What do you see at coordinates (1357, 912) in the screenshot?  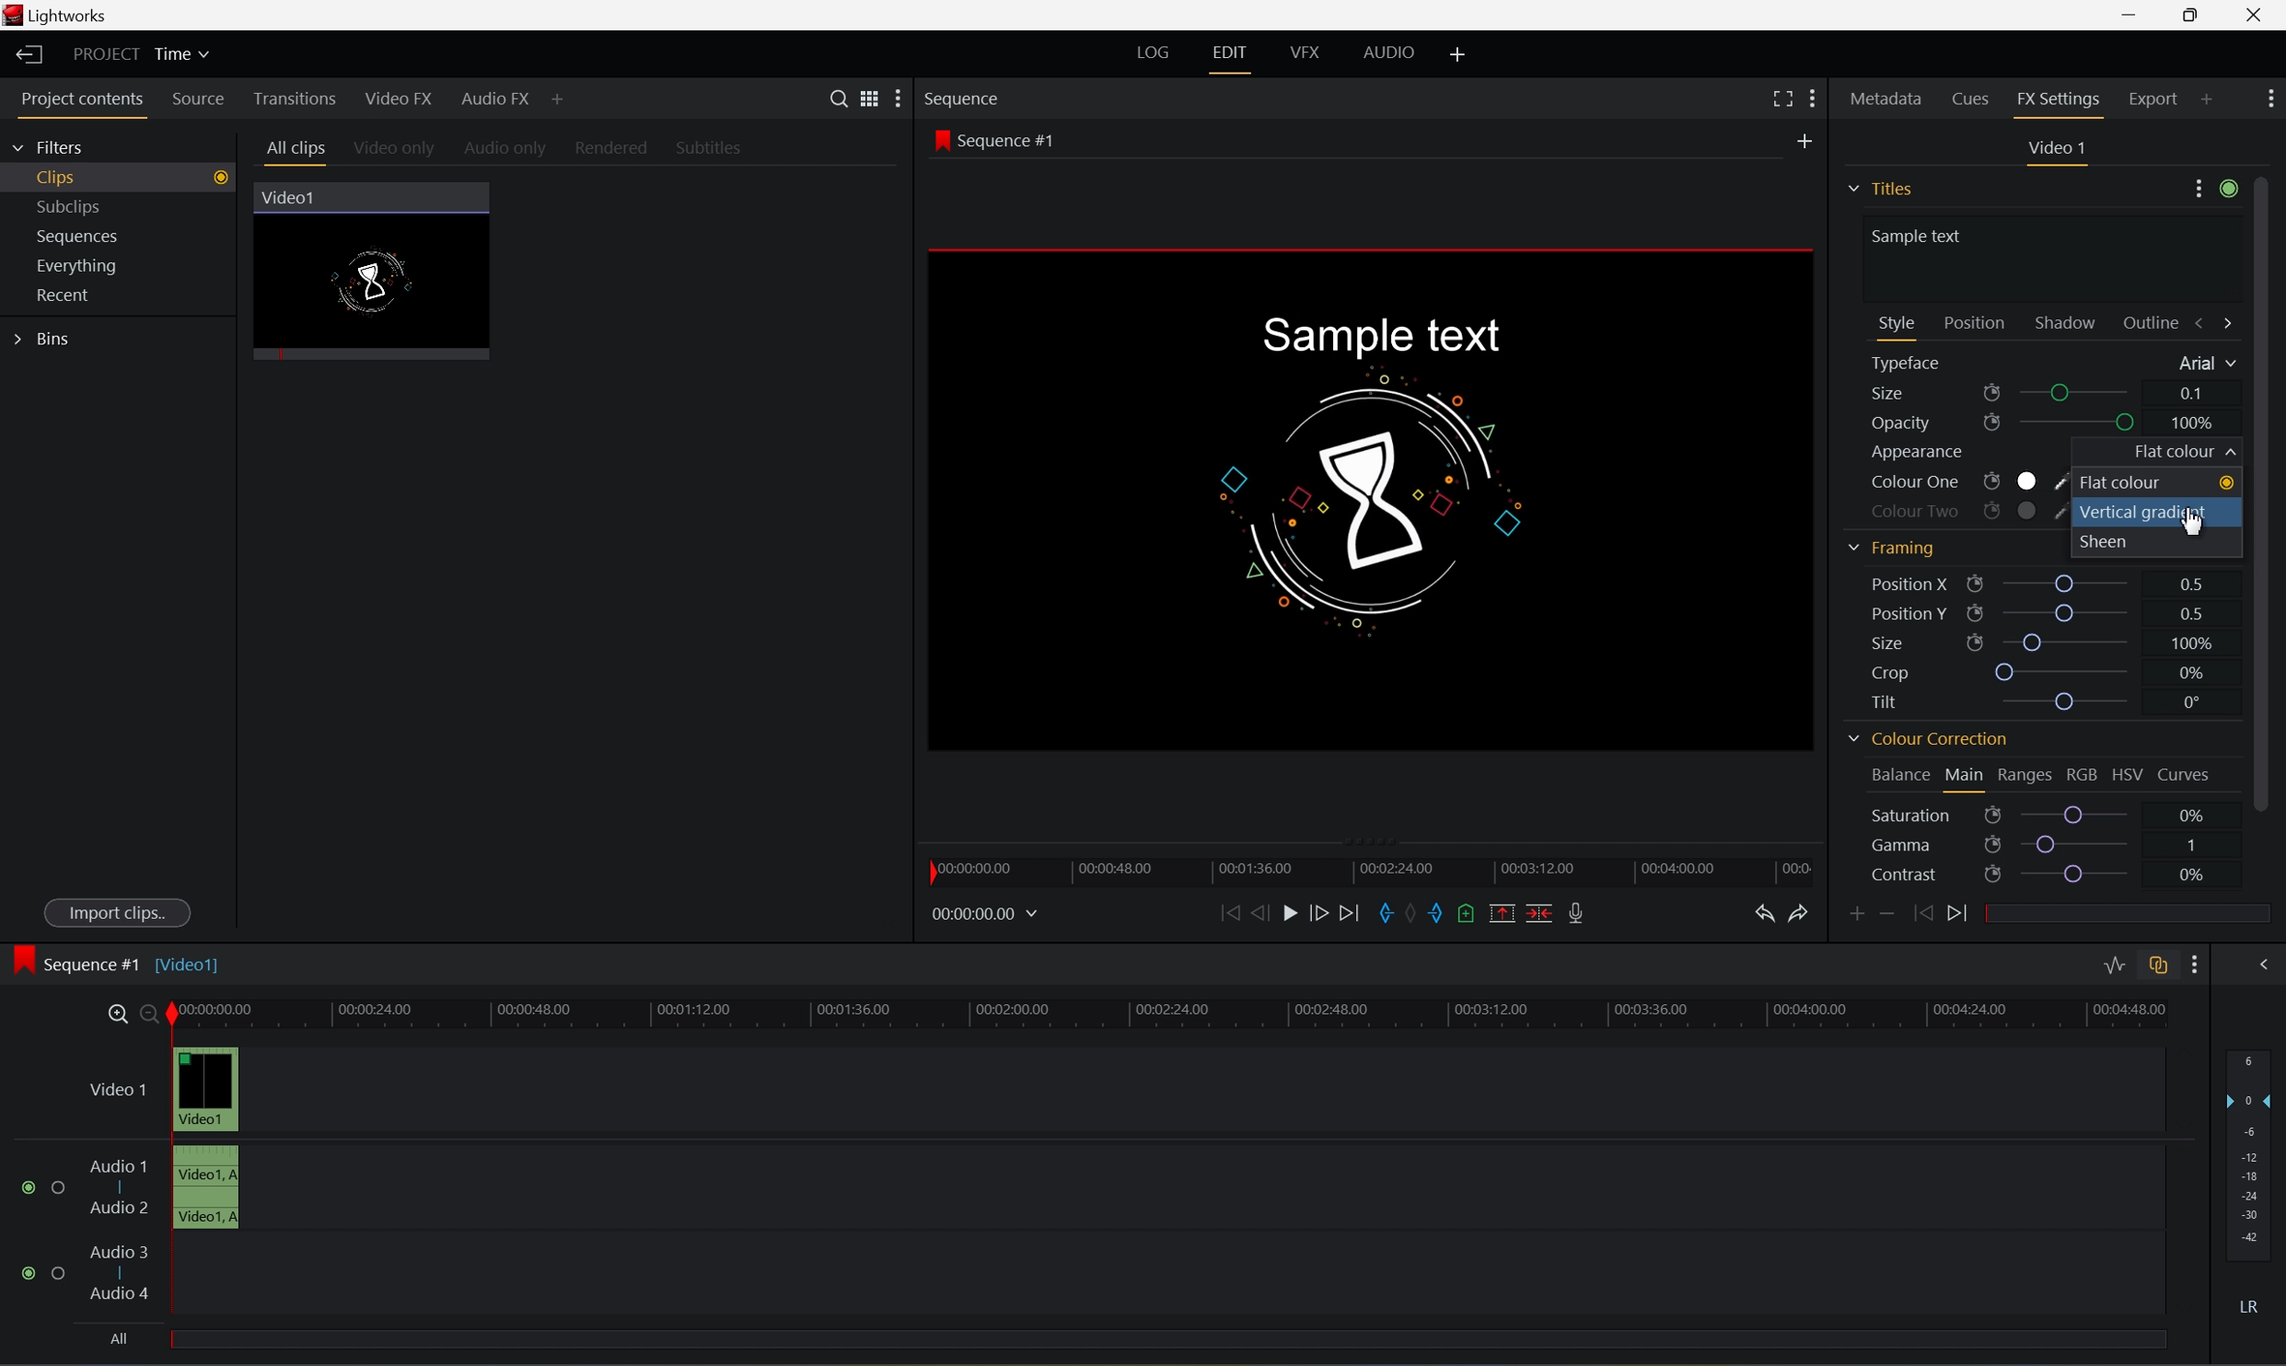 I see `move forward` at bounding box center [1357, 912].